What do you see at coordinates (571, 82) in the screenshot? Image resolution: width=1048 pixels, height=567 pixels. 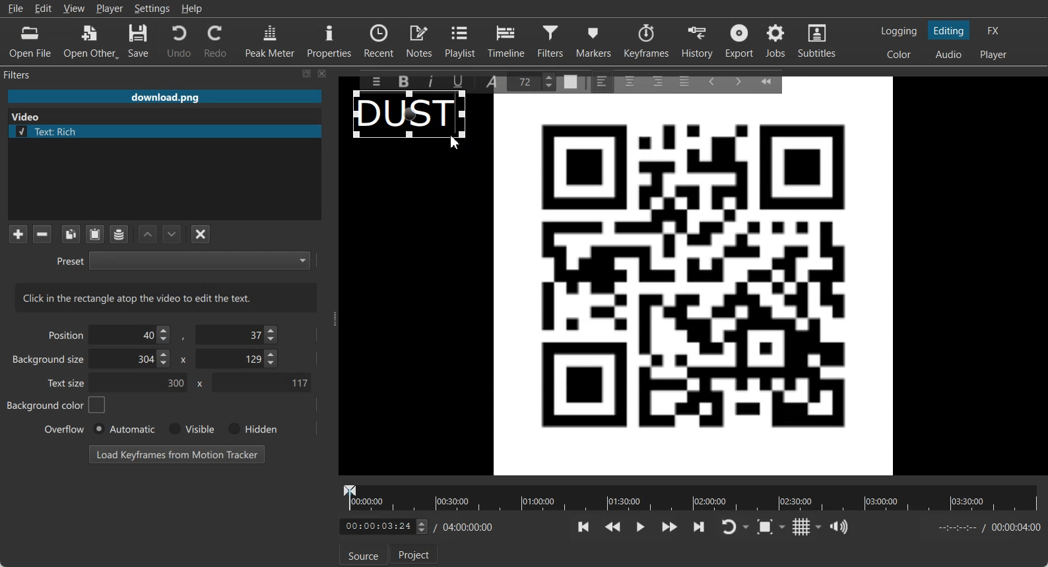 I see `Text Color` at bounding box center [571, 82].